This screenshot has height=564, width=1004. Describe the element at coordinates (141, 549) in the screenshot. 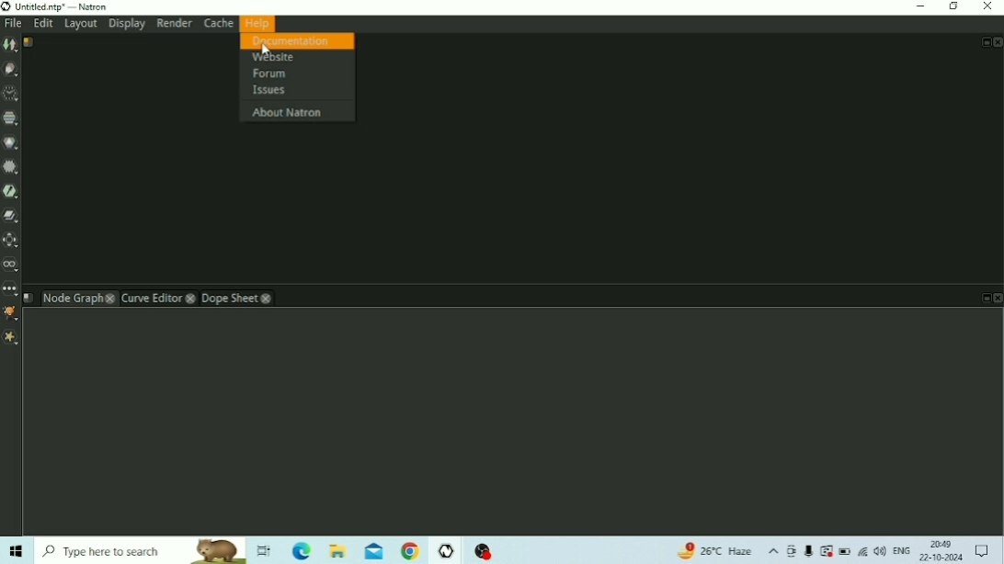

I see `Type here to search` at that location.